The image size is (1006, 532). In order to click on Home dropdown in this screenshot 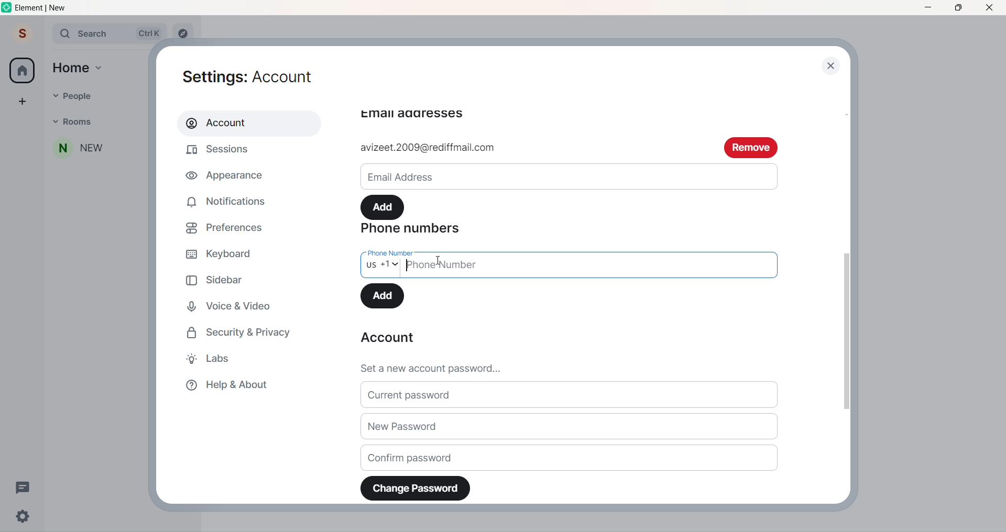, I will do `click(100, 66)`.